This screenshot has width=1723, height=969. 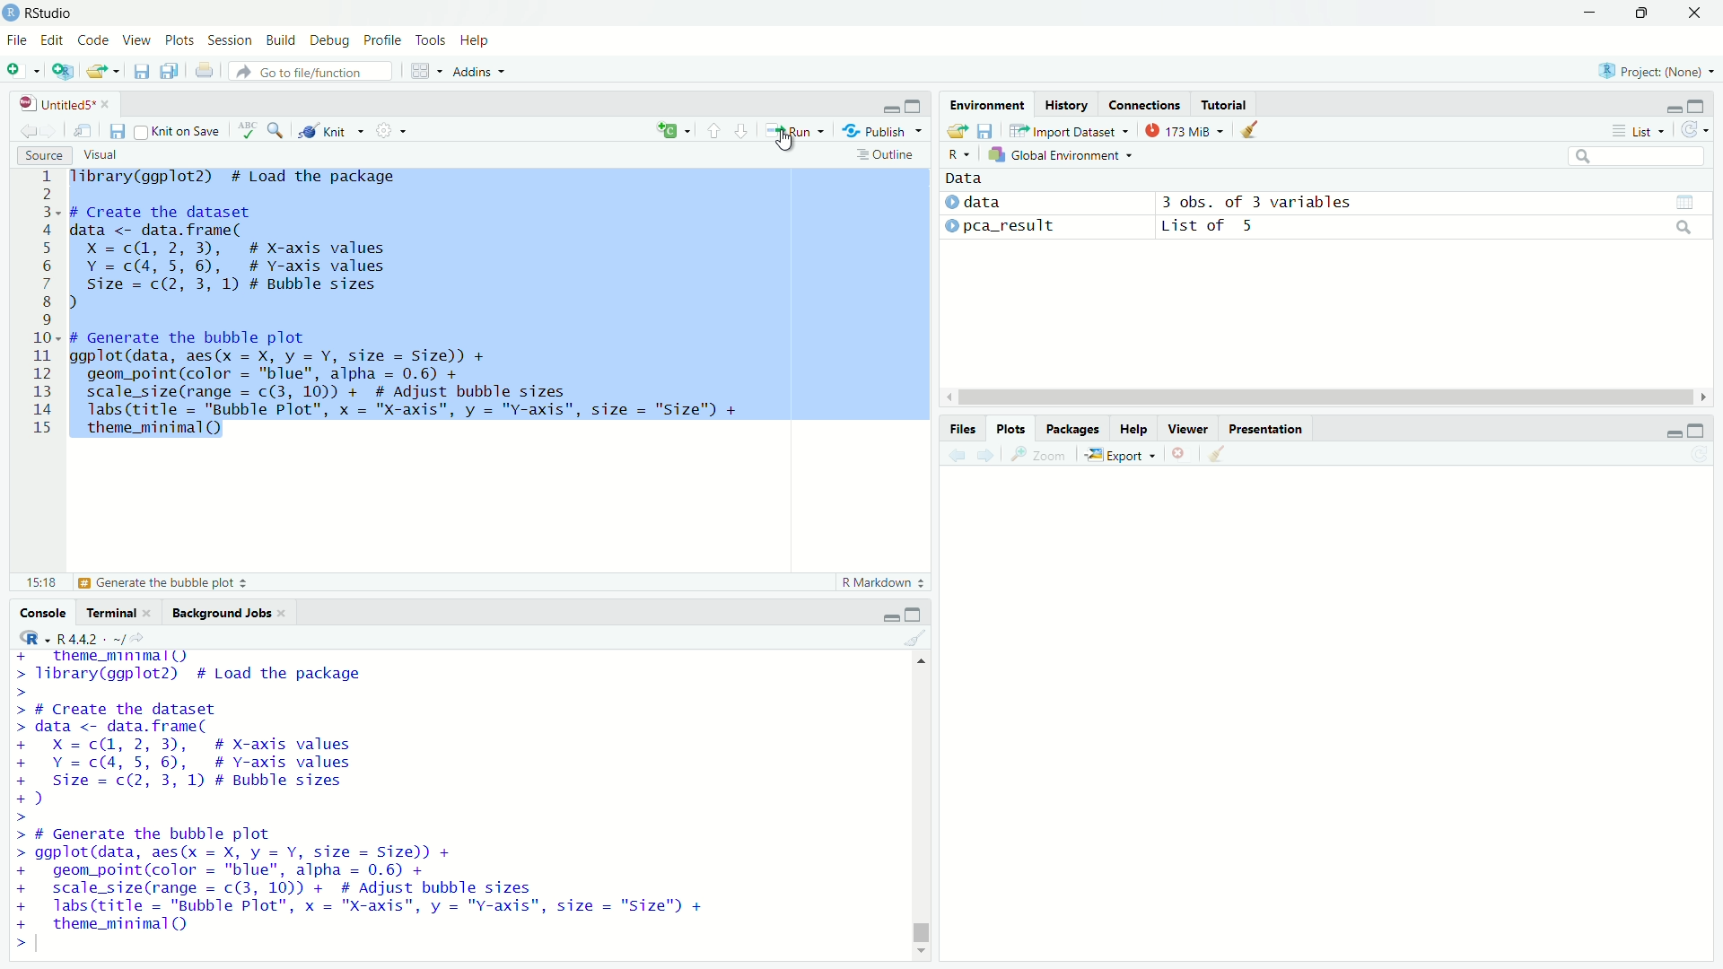 What do you see at coordinates (1251, 128) in the screenshot?
I see `clear objects` at bounding box center [1251, 128].